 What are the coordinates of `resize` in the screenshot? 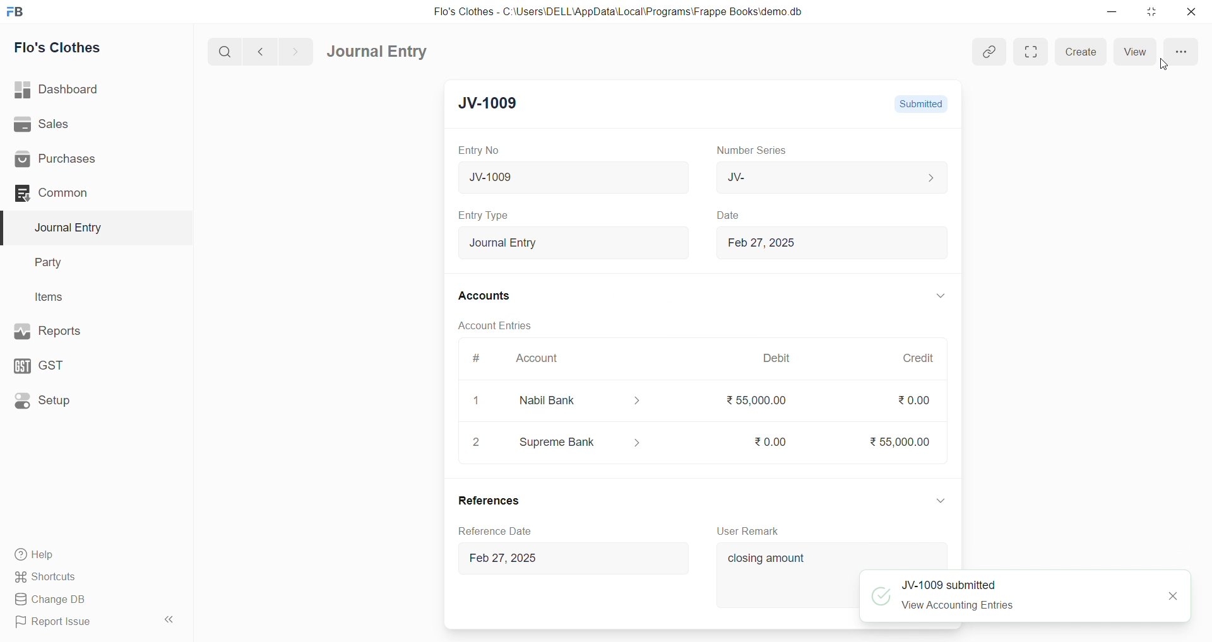 It's located at (1151, 11).